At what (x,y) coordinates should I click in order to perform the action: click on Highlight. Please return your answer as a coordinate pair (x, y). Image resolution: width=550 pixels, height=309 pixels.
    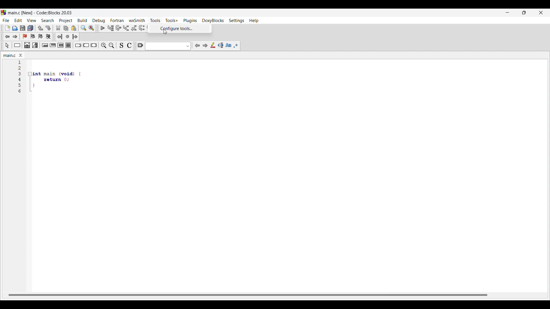
    Looking at the image, I should click on (213, 45).